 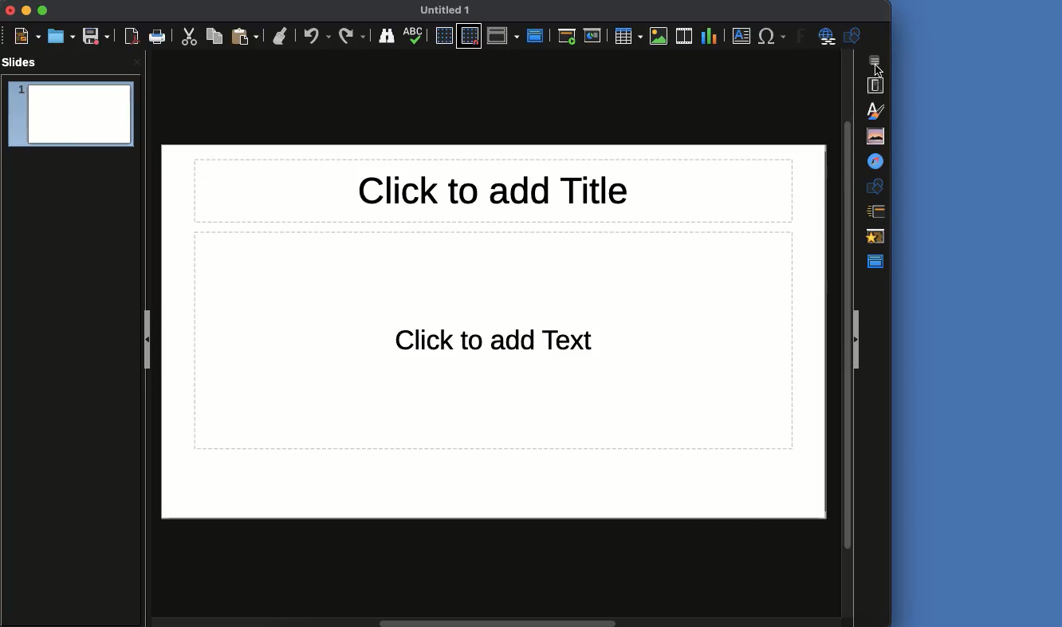 What do you see at coordinates (28, 11) in the screenshot?
I see `Minimize` at bounding box center [28, 11].